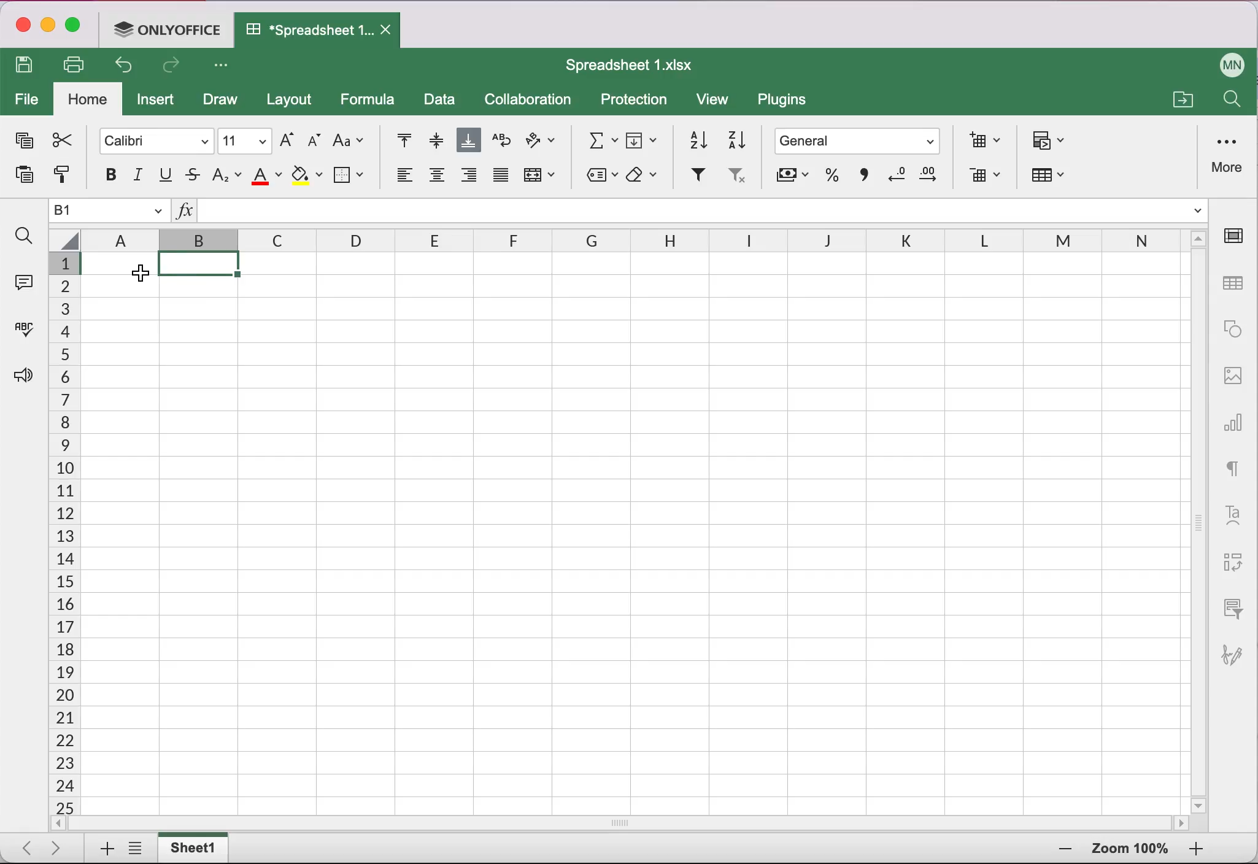 This screenshot has height=864, width=1258. I want to click on zoom out, so click(1196, 850).